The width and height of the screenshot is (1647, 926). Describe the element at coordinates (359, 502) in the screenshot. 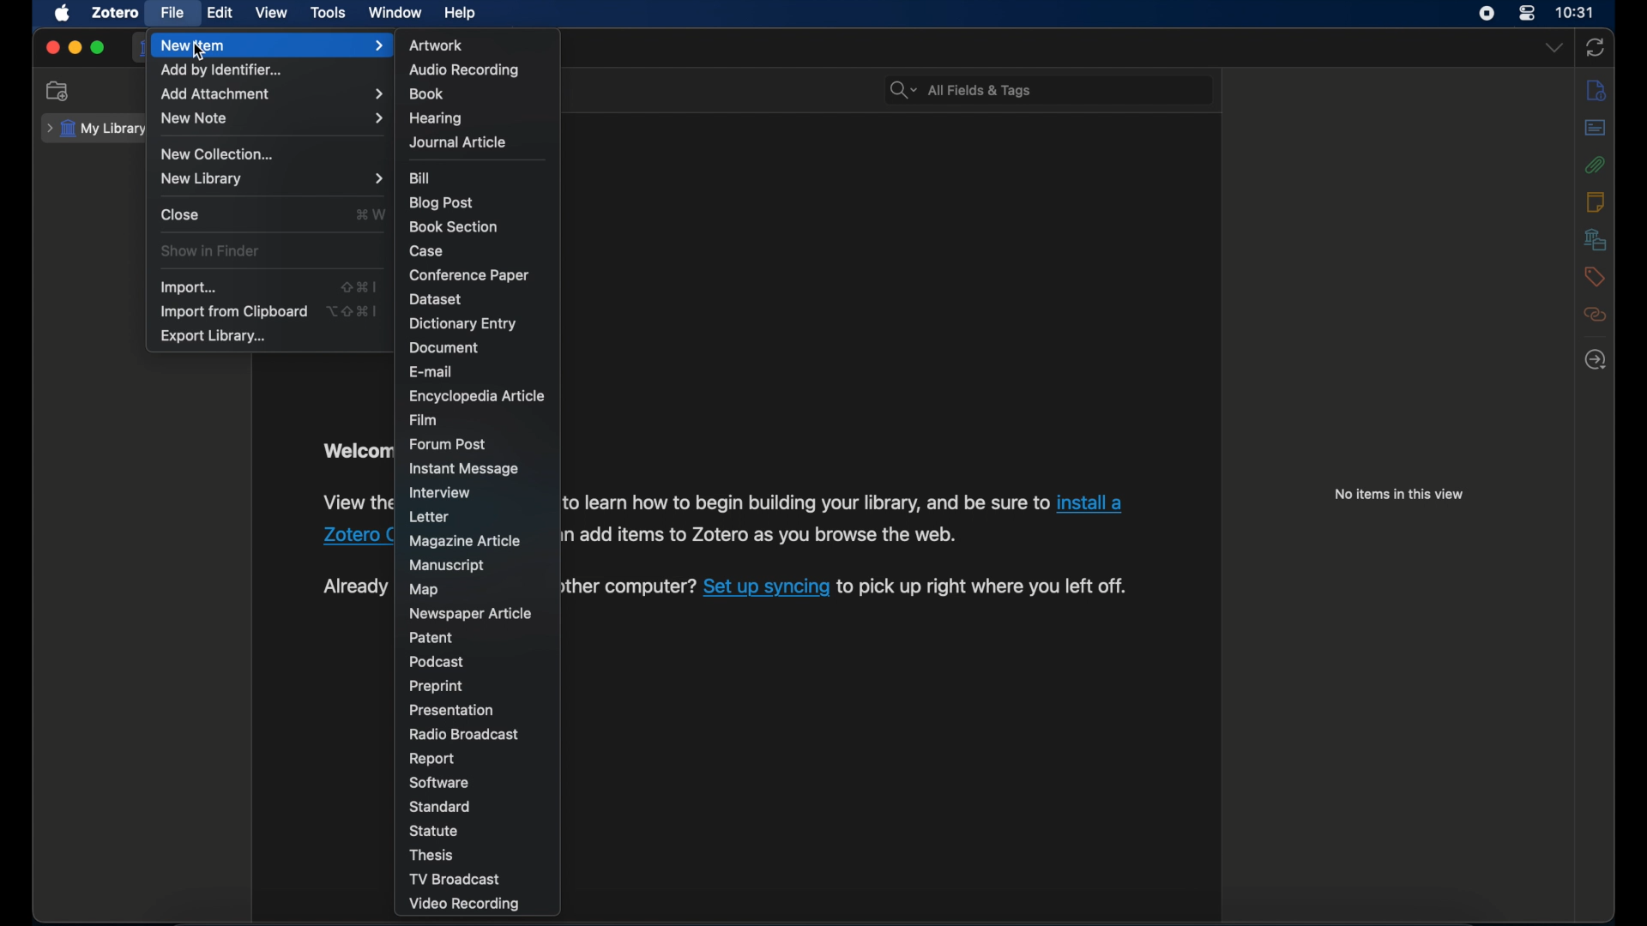

I see `` at that location.